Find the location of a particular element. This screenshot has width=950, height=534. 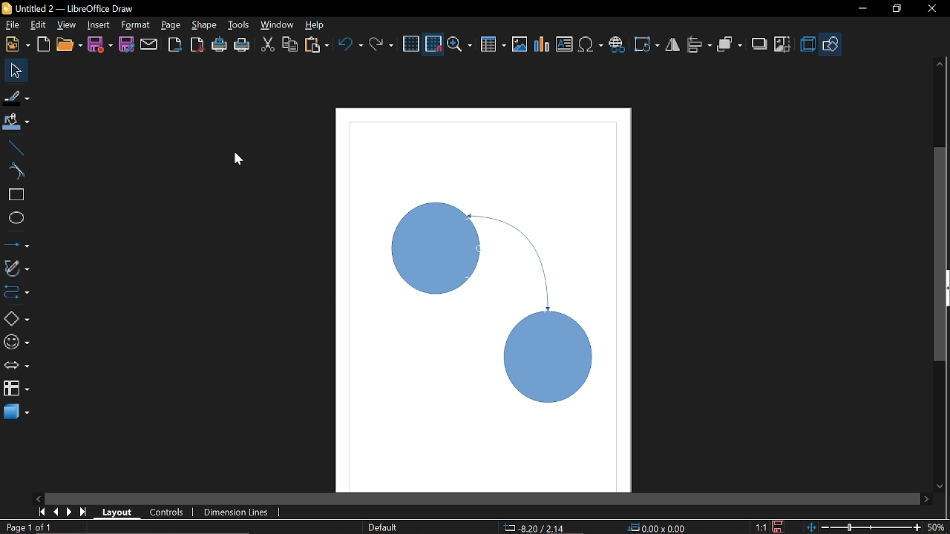

Redo is located at coordinates (381, 42).